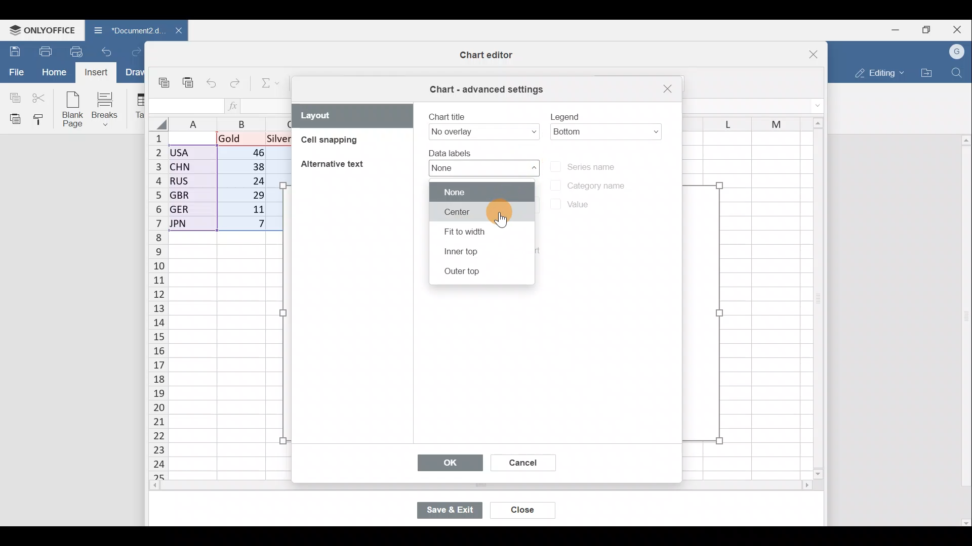  I want to click on Copy style, so click(43, 119).